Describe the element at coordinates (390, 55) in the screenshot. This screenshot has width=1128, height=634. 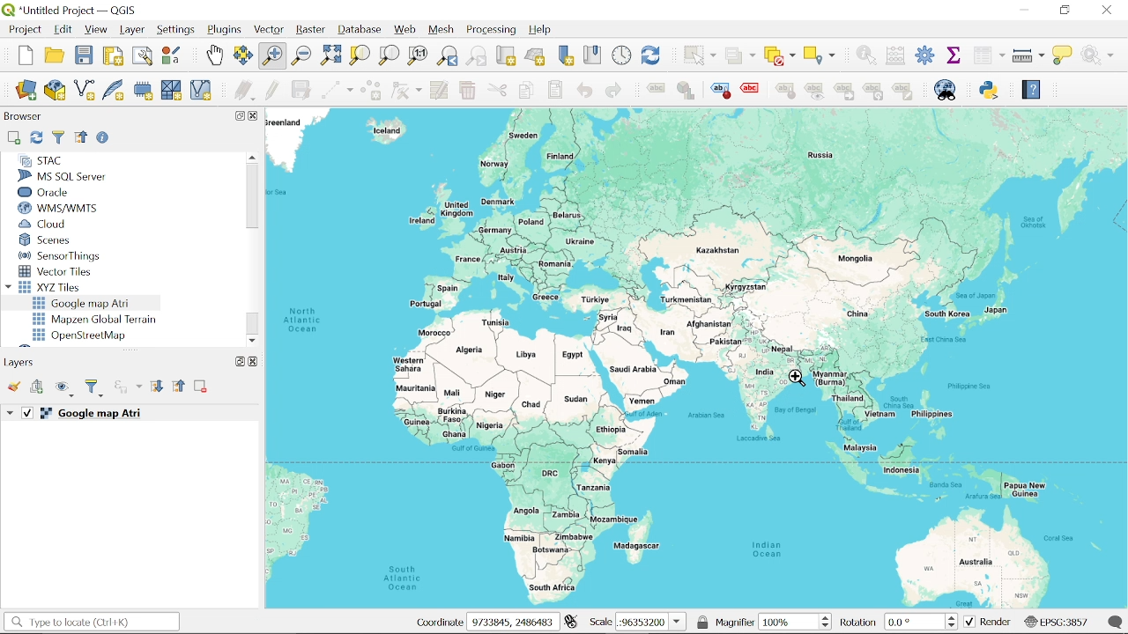
I see `Zoom to layer` at that location.